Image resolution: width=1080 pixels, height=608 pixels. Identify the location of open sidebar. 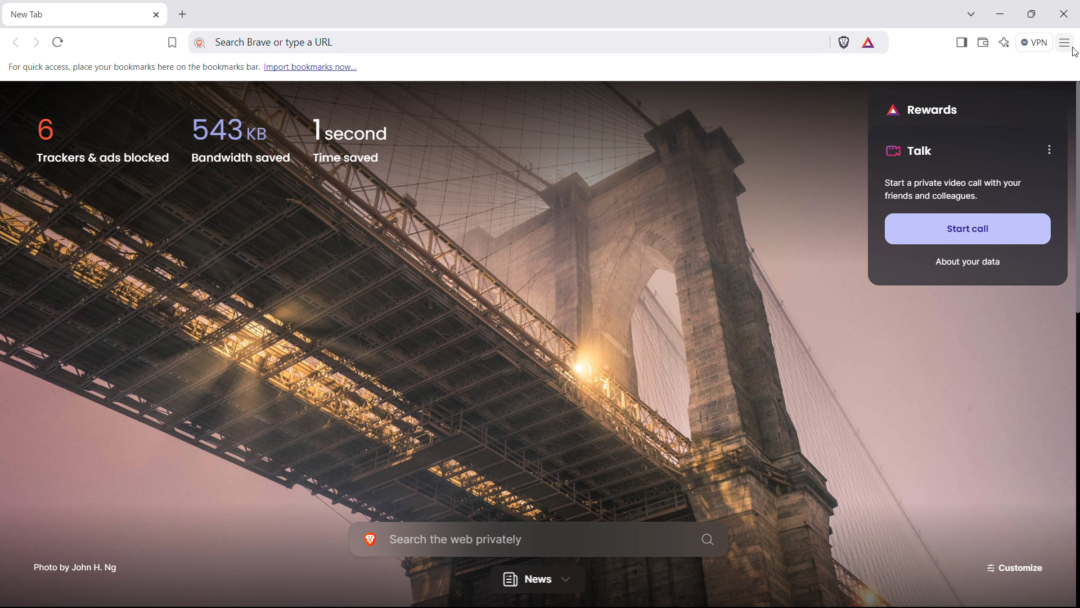
(961, 42).